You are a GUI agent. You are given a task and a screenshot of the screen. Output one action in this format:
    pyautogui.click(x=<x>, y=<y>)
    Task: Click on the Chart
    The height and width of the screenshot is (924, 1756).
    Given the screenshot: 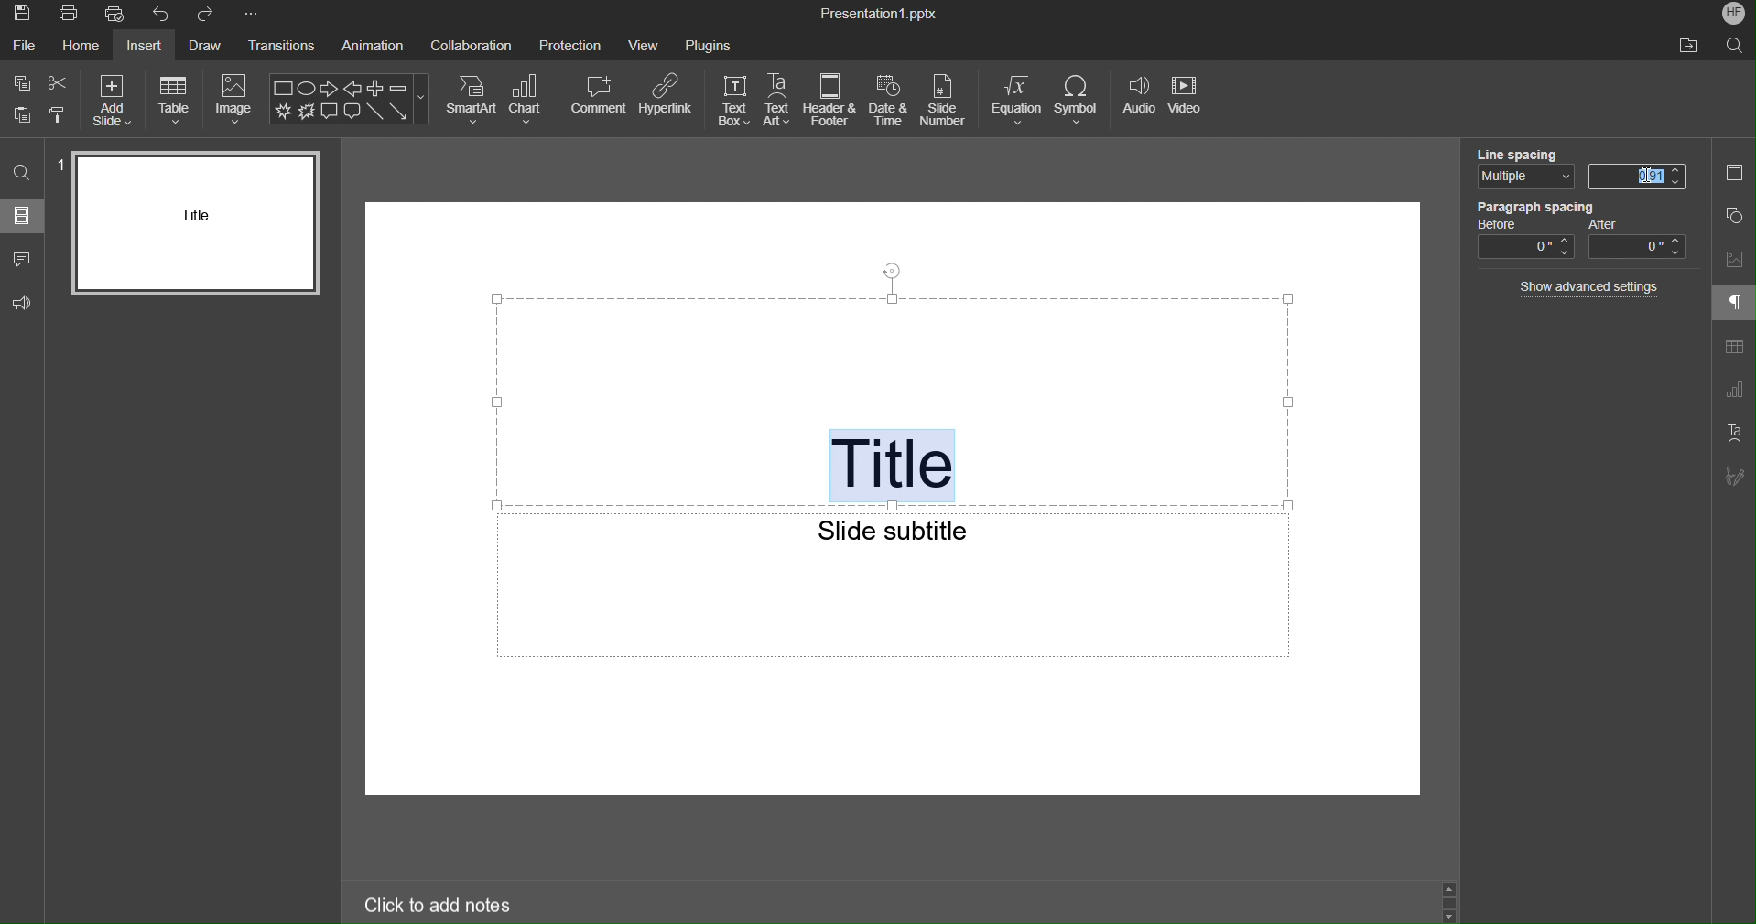 What is the action you would take?
    pyautogui.click(x=531, y=100)
    